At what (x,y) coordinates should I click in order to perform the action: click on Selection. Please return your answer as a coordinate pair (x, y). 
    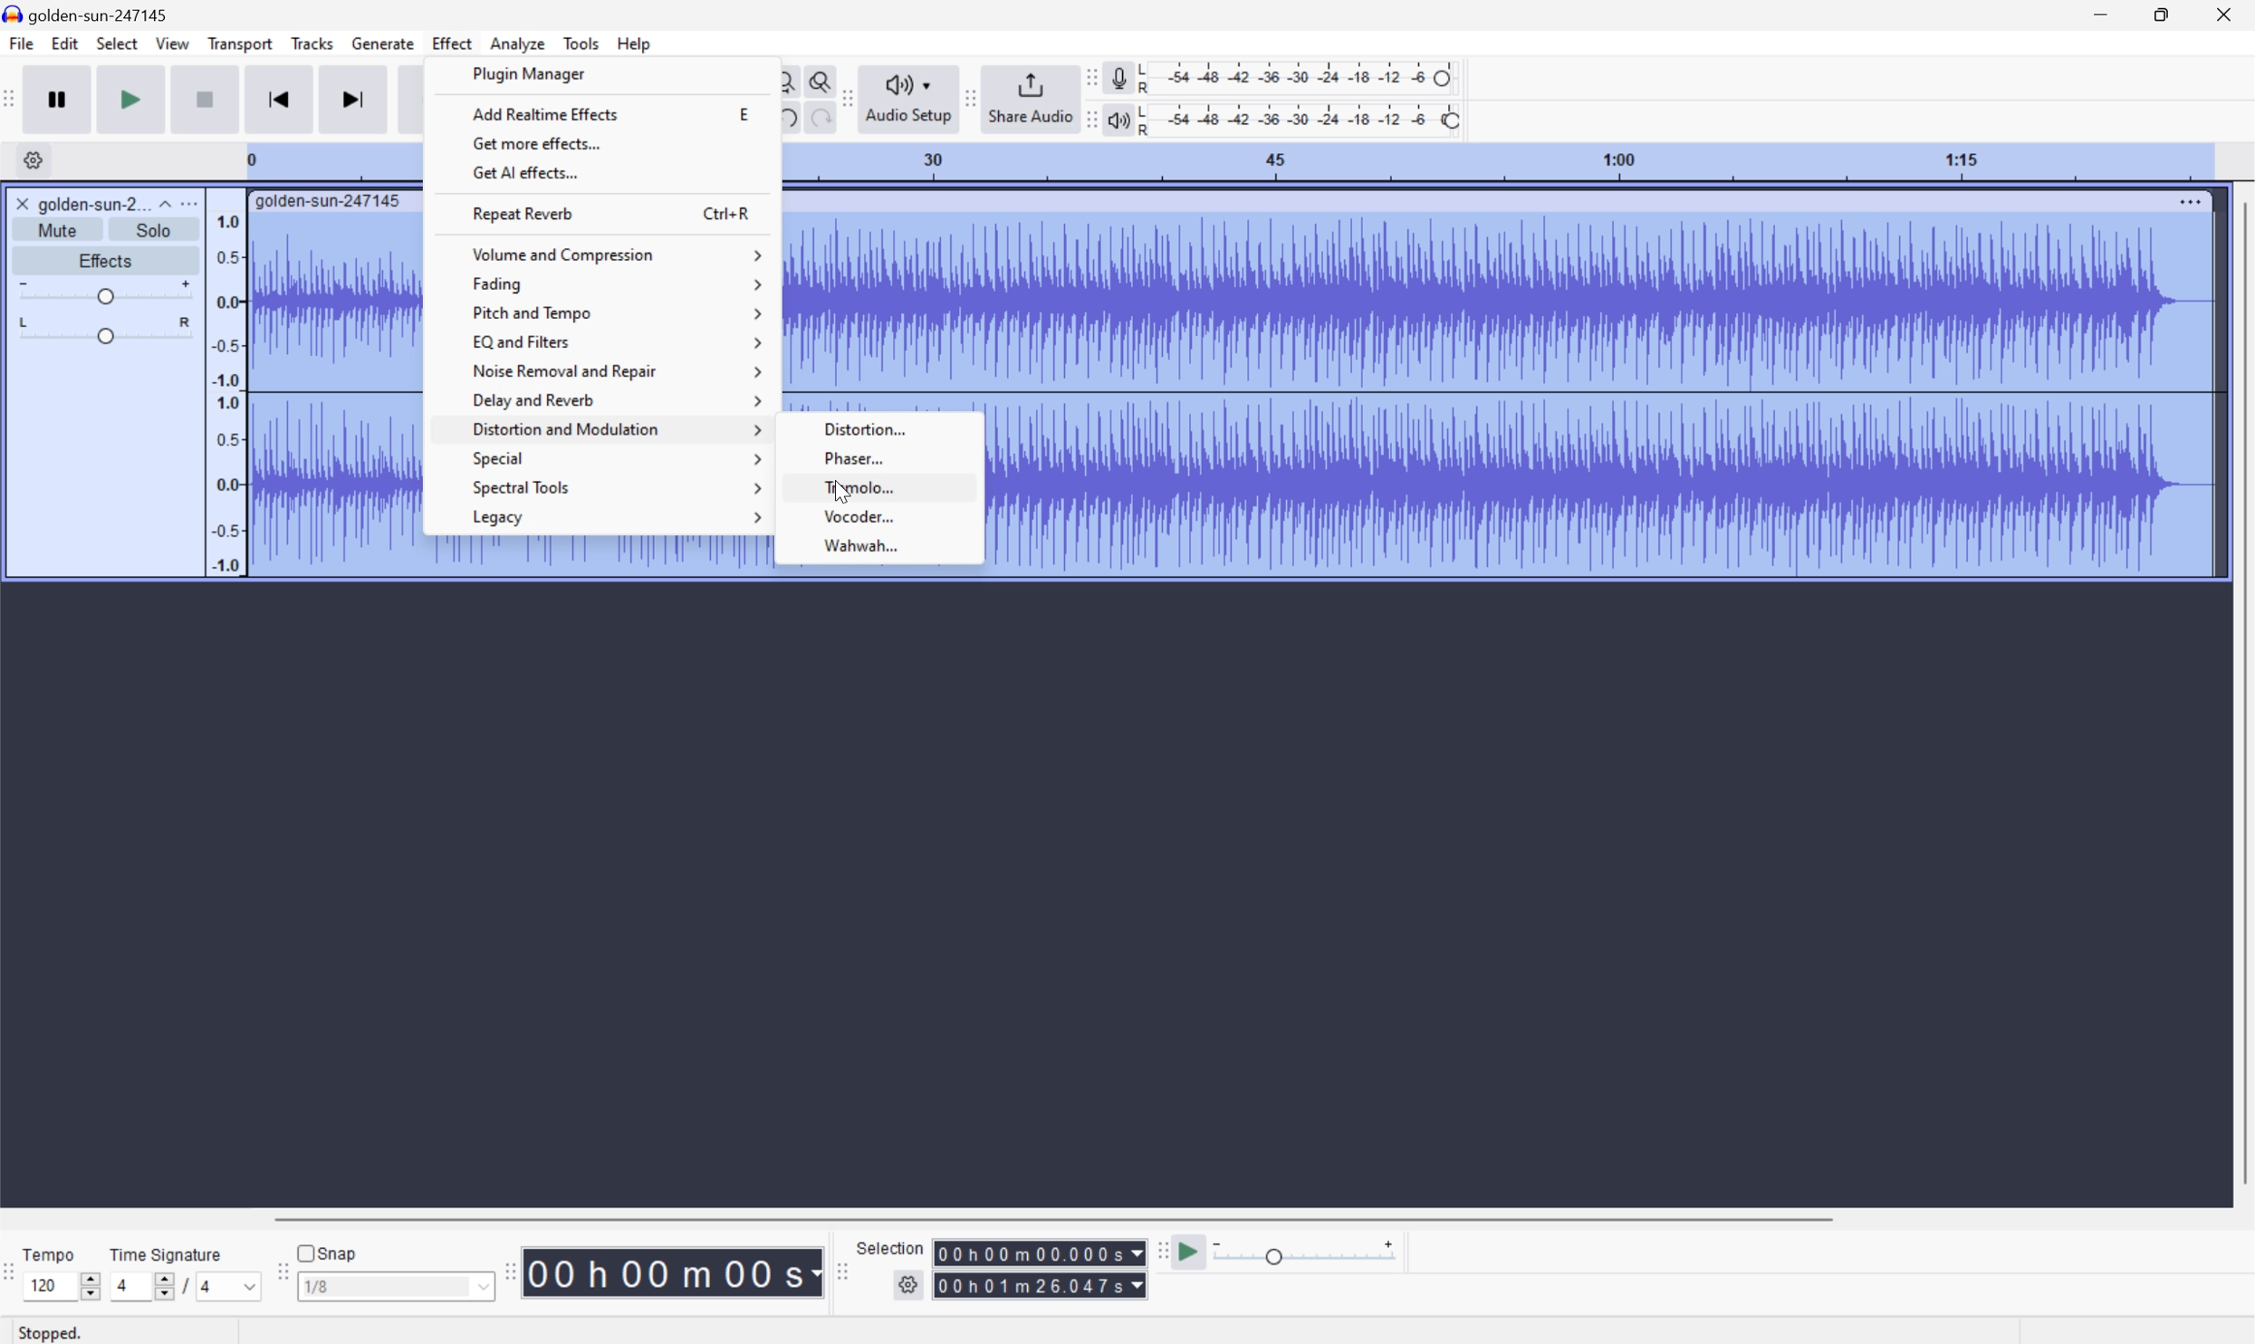
    Looking at the image, I should click on (888, 1246).